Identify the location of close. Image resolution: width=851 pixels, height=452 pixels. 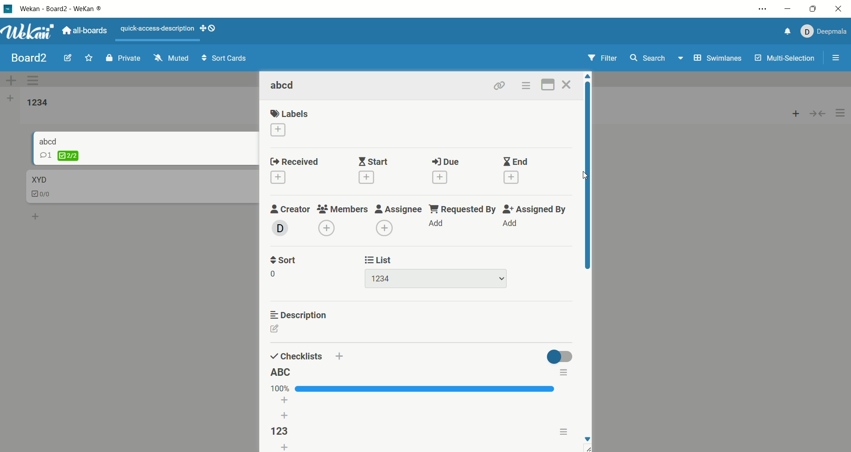
(568, 85).